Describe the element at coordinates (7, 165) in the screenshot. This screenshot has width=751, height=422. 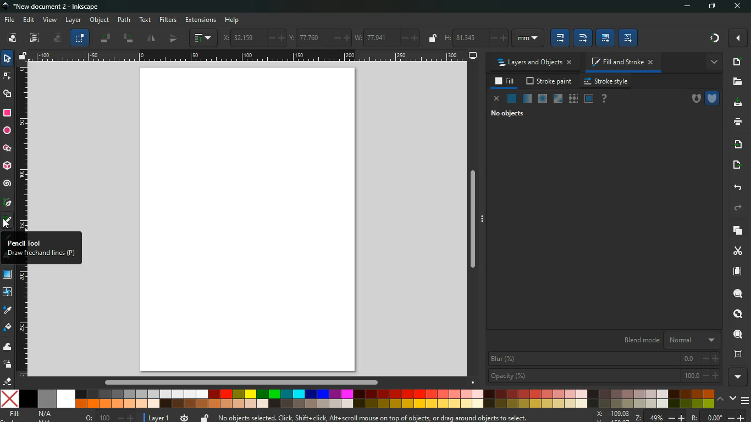
I see `3d tool box` at that location.